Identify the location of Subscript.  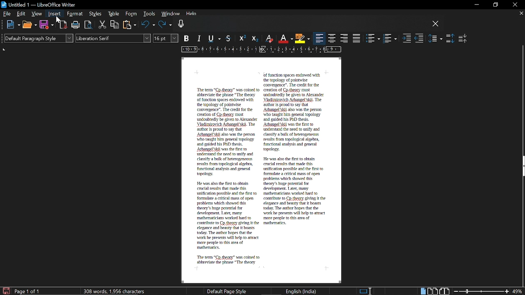
(254, 39).